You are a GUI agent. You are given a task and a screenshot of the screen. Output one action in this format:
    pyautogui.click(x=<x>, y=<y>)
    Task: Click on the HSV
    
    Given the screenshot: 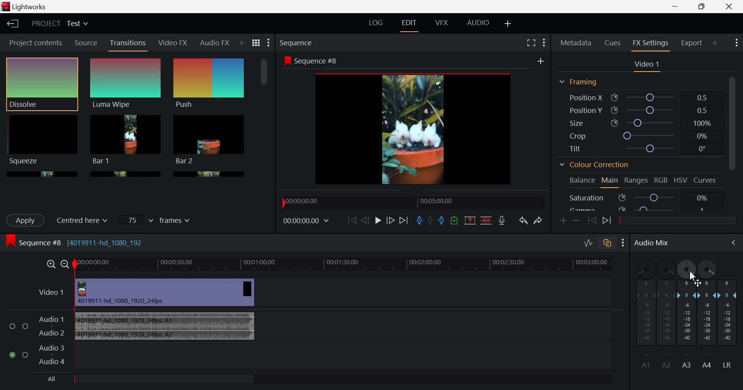 What is the action you would take?
    pyautogui.click(x=681, y=181)
    